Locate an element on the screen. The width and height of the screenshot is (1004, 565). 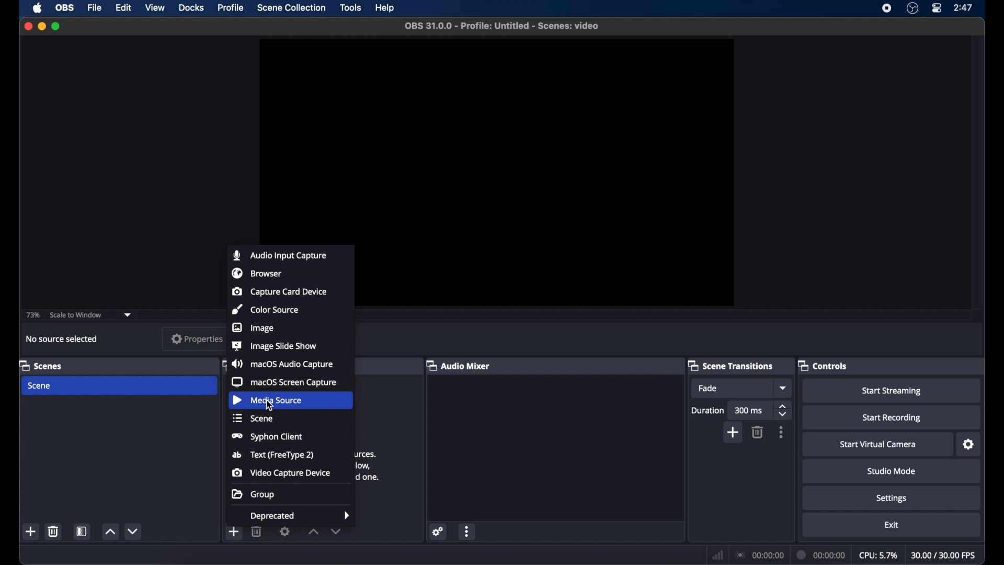
cpu is located at coordinates (878, 556).